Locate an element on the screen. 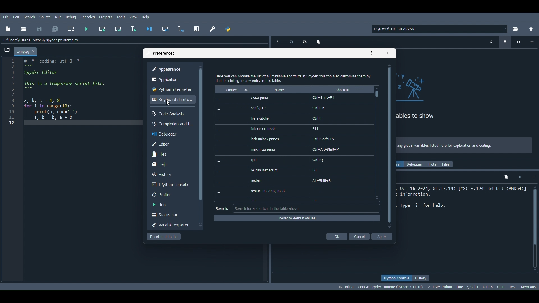  Status bar is located at coordinates (169, 214).